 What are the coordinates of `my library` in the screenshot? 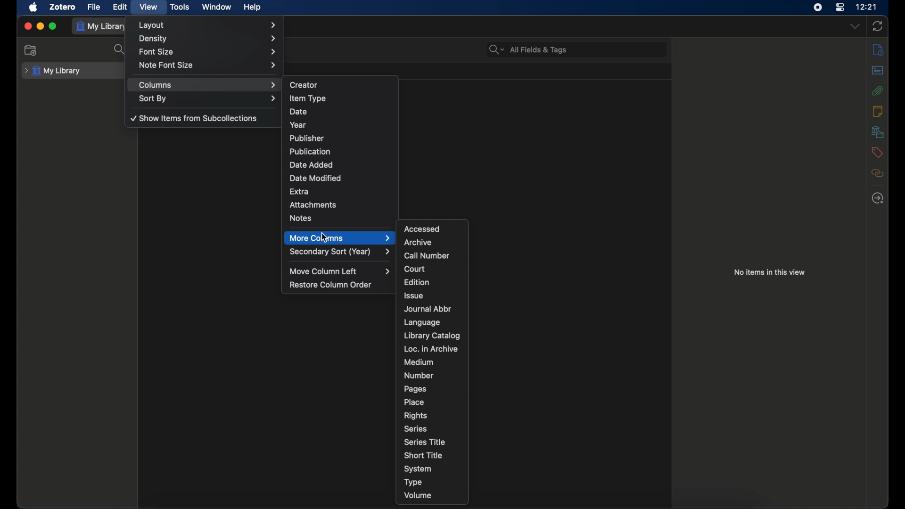 It's located at (102, 26).